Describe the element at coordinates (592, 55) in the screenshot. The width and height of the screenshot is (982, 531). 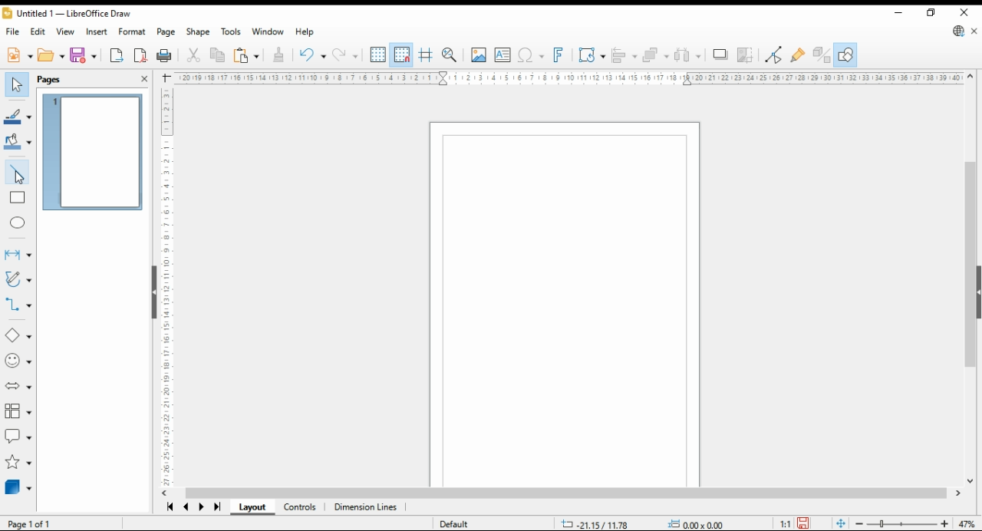
I see `transformations` at that location.